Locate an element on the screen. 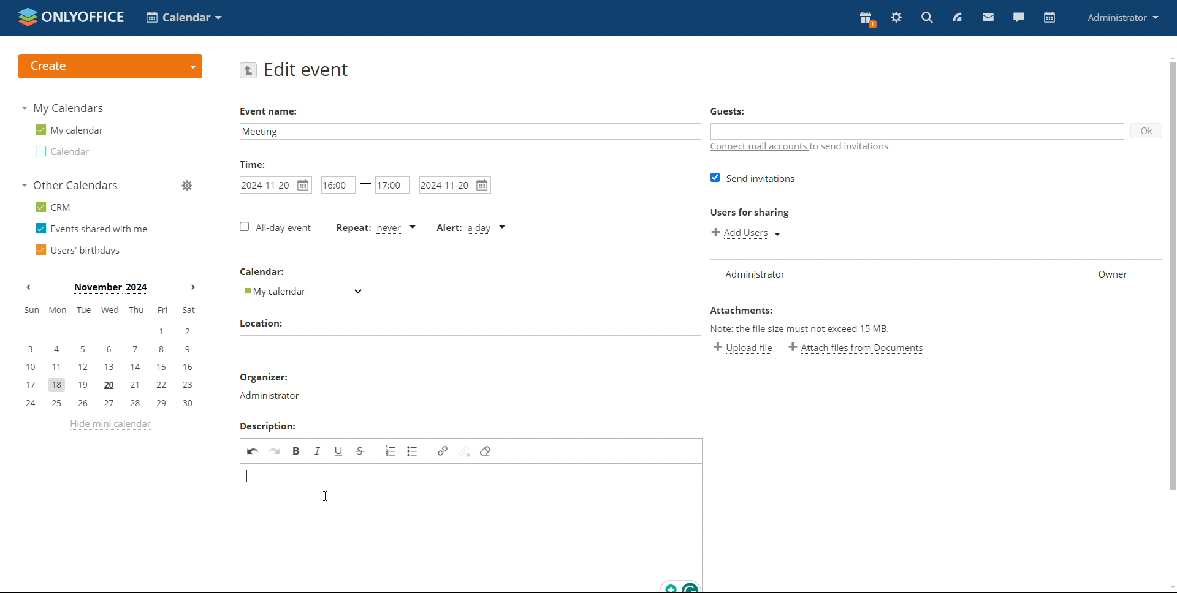 The image size is (1177, 593). started typing is located at coordinates (247, 477).